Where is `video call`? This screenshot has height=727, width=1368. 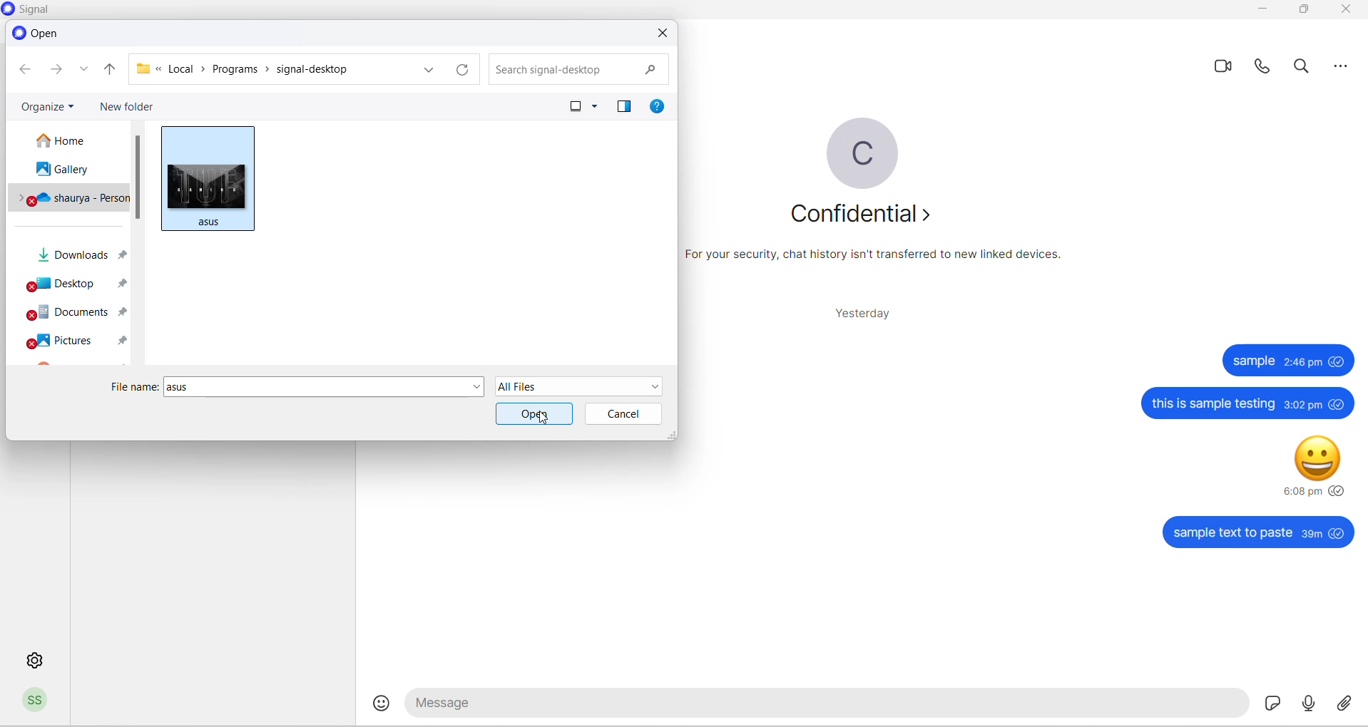 video call is located at coordinates (1225, 67).